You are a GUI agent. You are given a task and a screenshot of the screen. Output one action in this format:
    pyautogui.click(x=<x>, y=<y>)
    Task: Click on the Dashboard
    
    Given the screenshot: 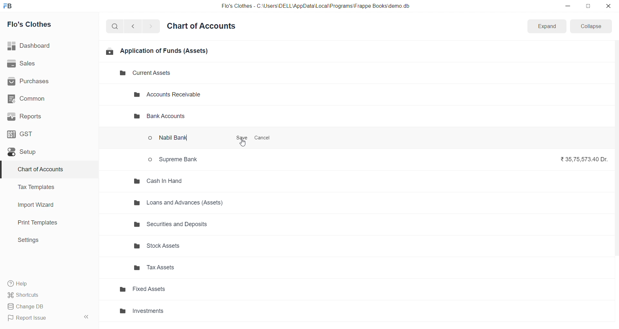 What is the action you would take?
    pyautogui.click(x=47, y=46)
    